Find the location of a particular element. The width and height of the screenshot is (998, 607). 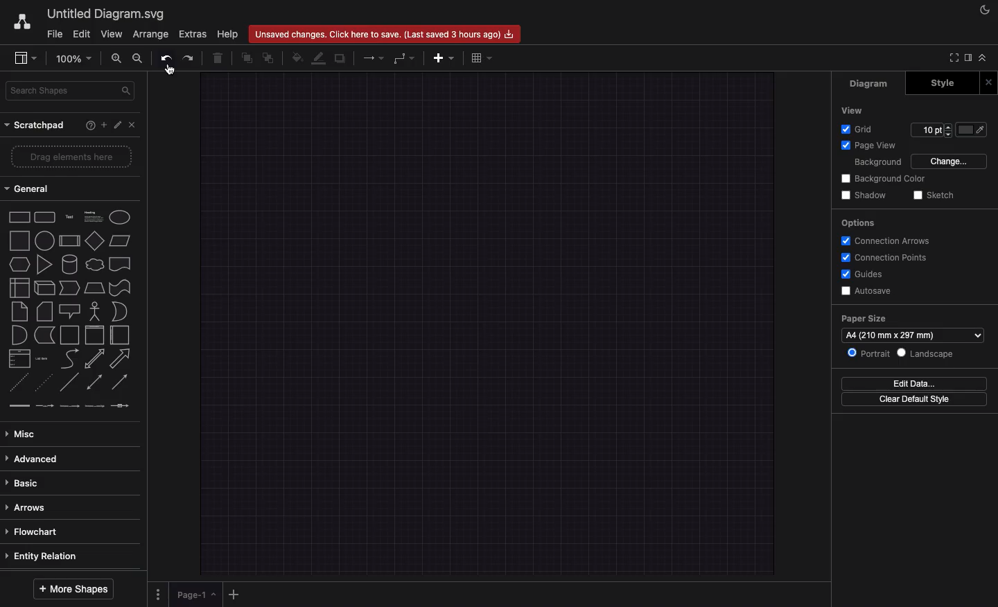

More shapes is located at coordinates (75, 589).